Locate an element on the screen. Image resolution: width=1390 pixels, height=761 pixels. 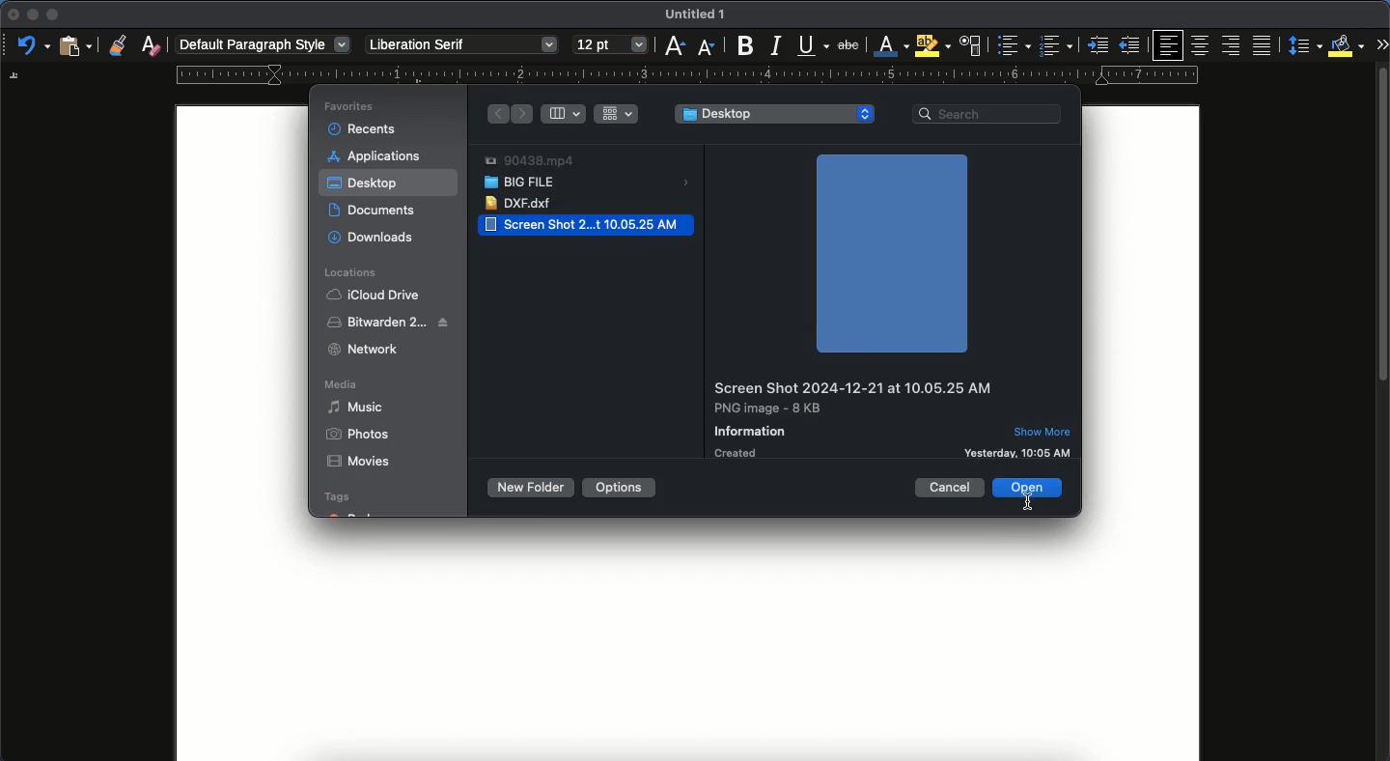
image is located at coordinates (588, 225).